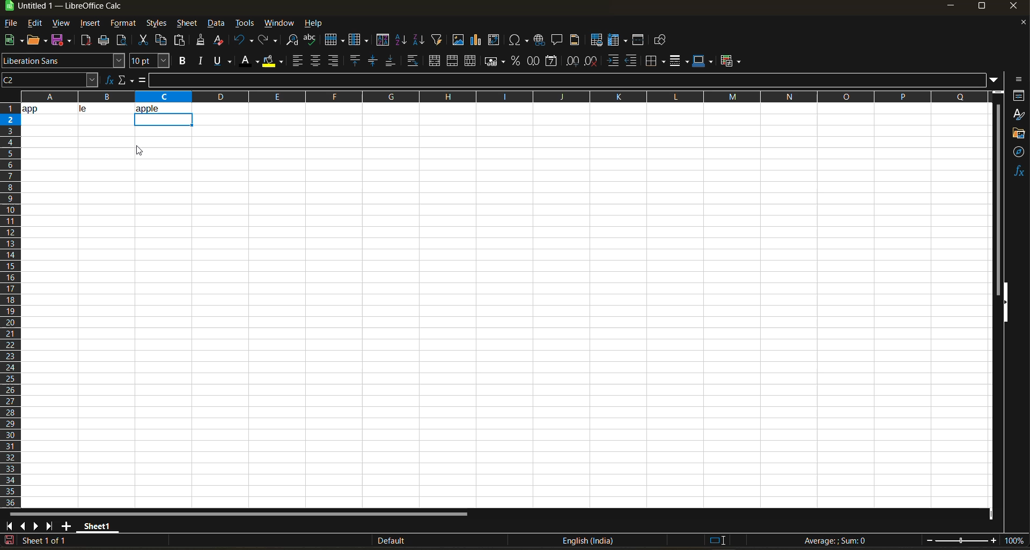  Describe the element at coordinates (38, 41) in the screenshot. I see `open` at that location.